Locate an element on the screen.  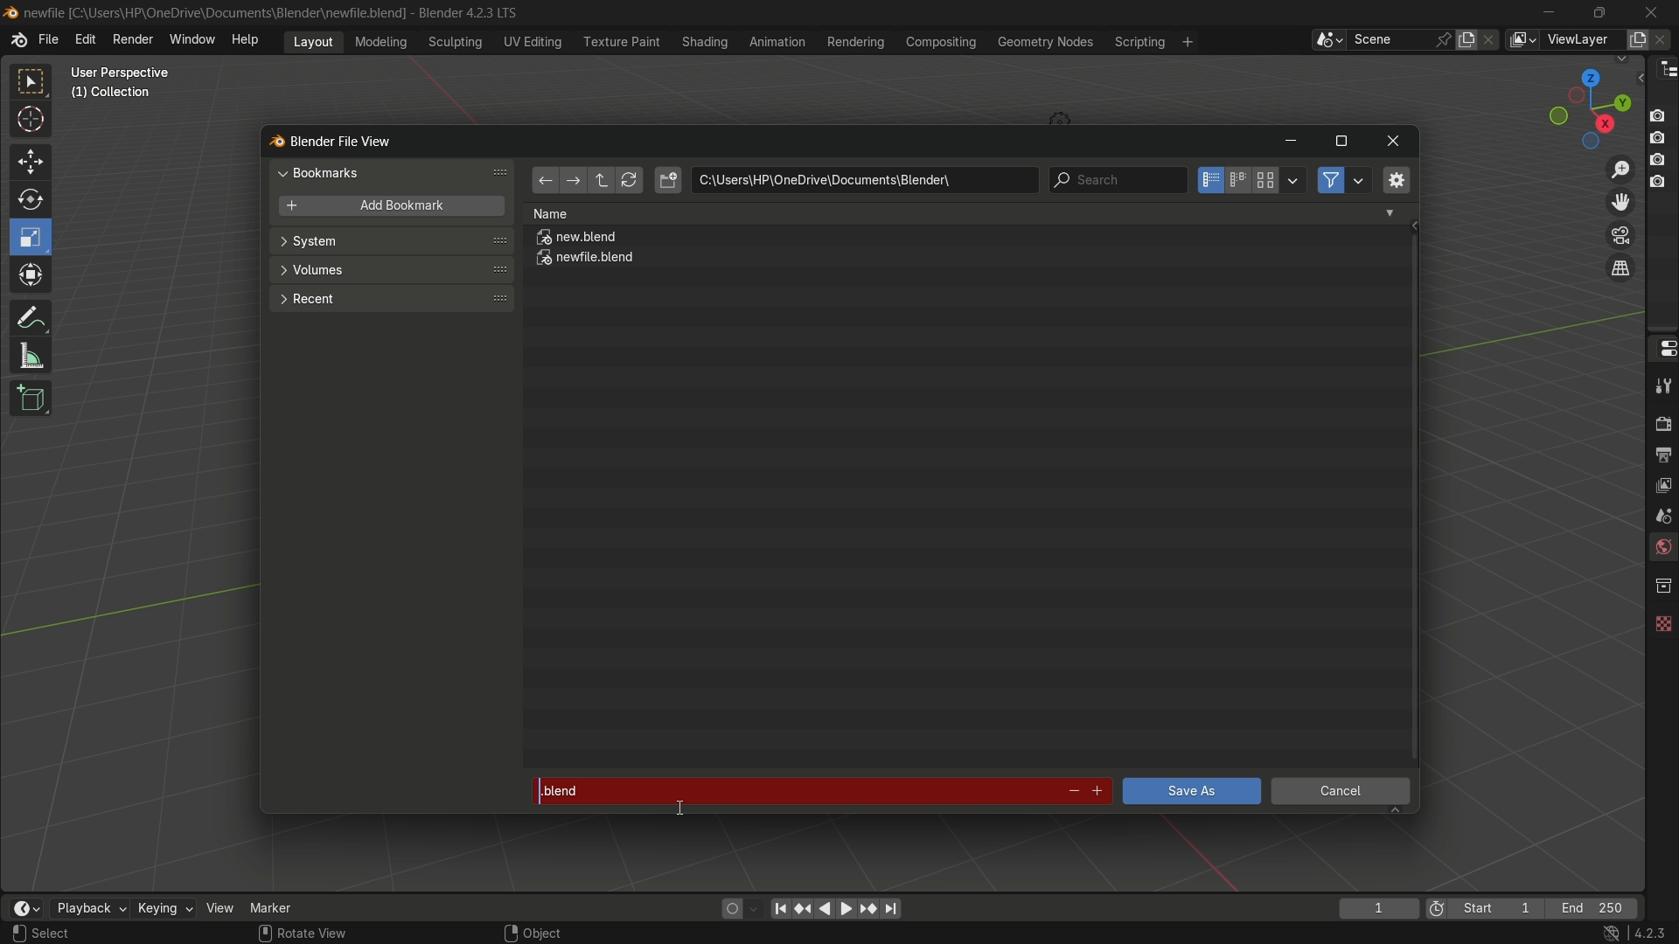
layout menu is located at coordinates (313, 40).